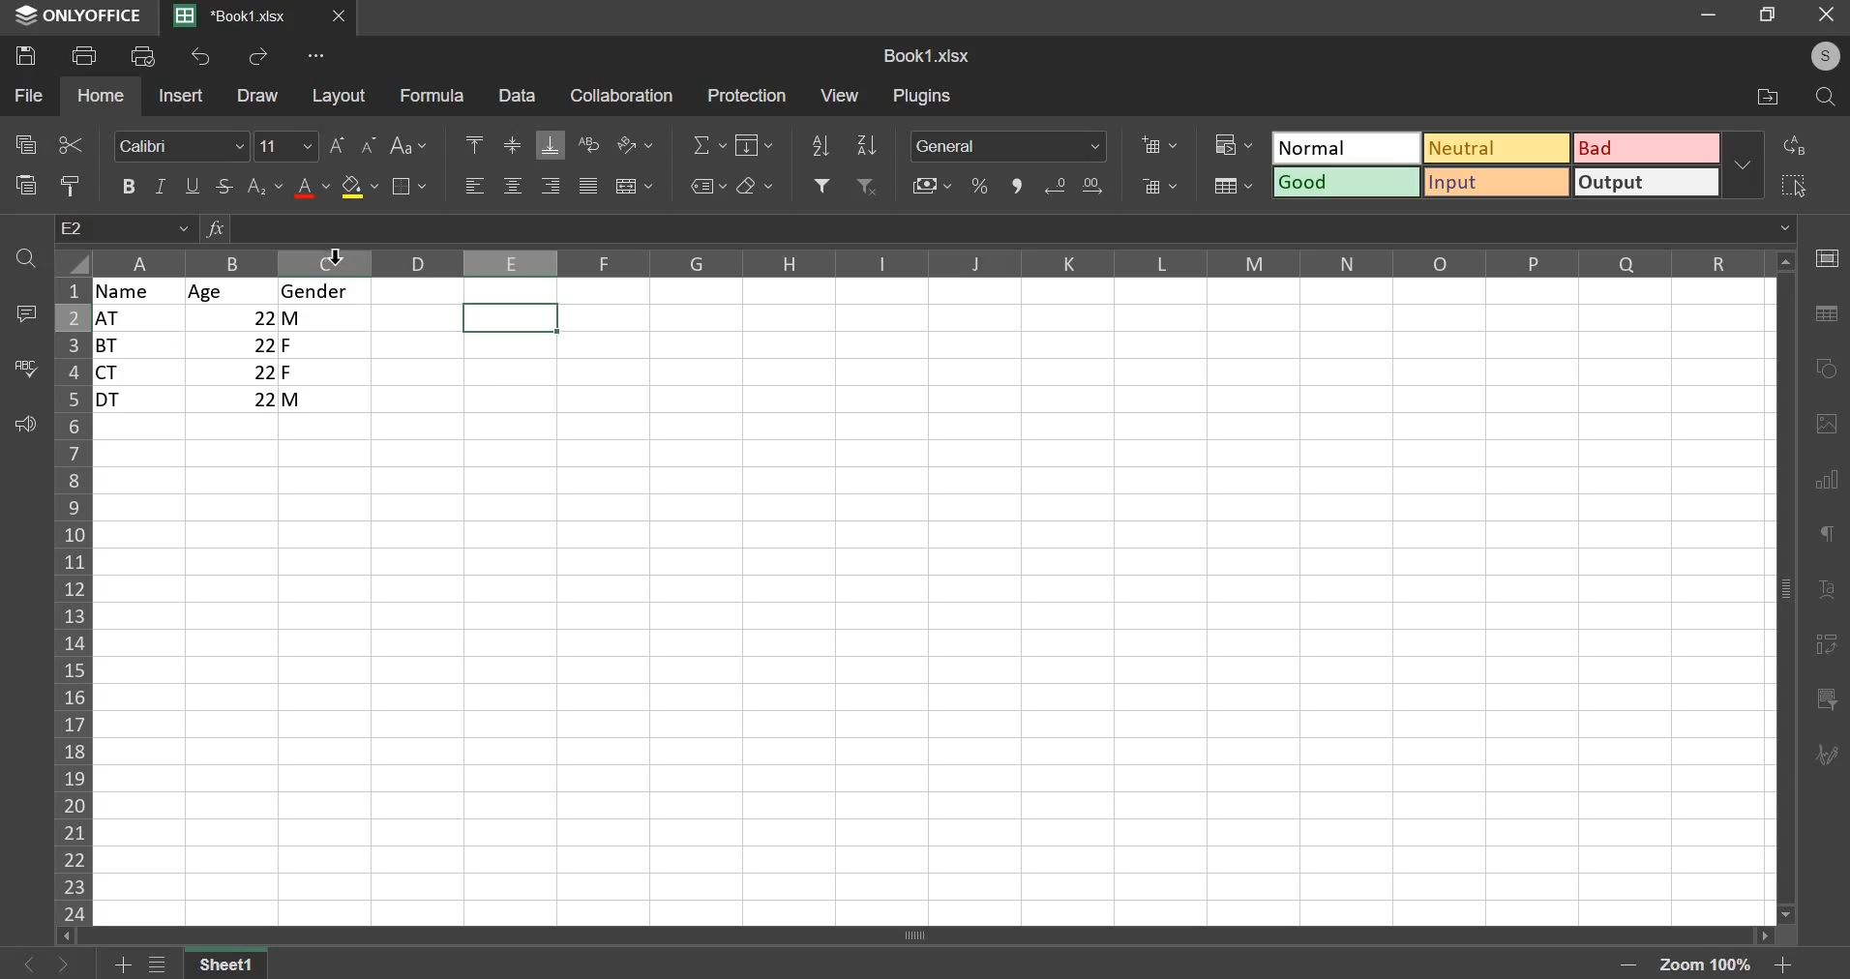 The width and height of the screenshot is (1850, 979). What do you see at coordinates (340, 16) in the screenshot?
I see `closes` at bounding box center [340, 16].